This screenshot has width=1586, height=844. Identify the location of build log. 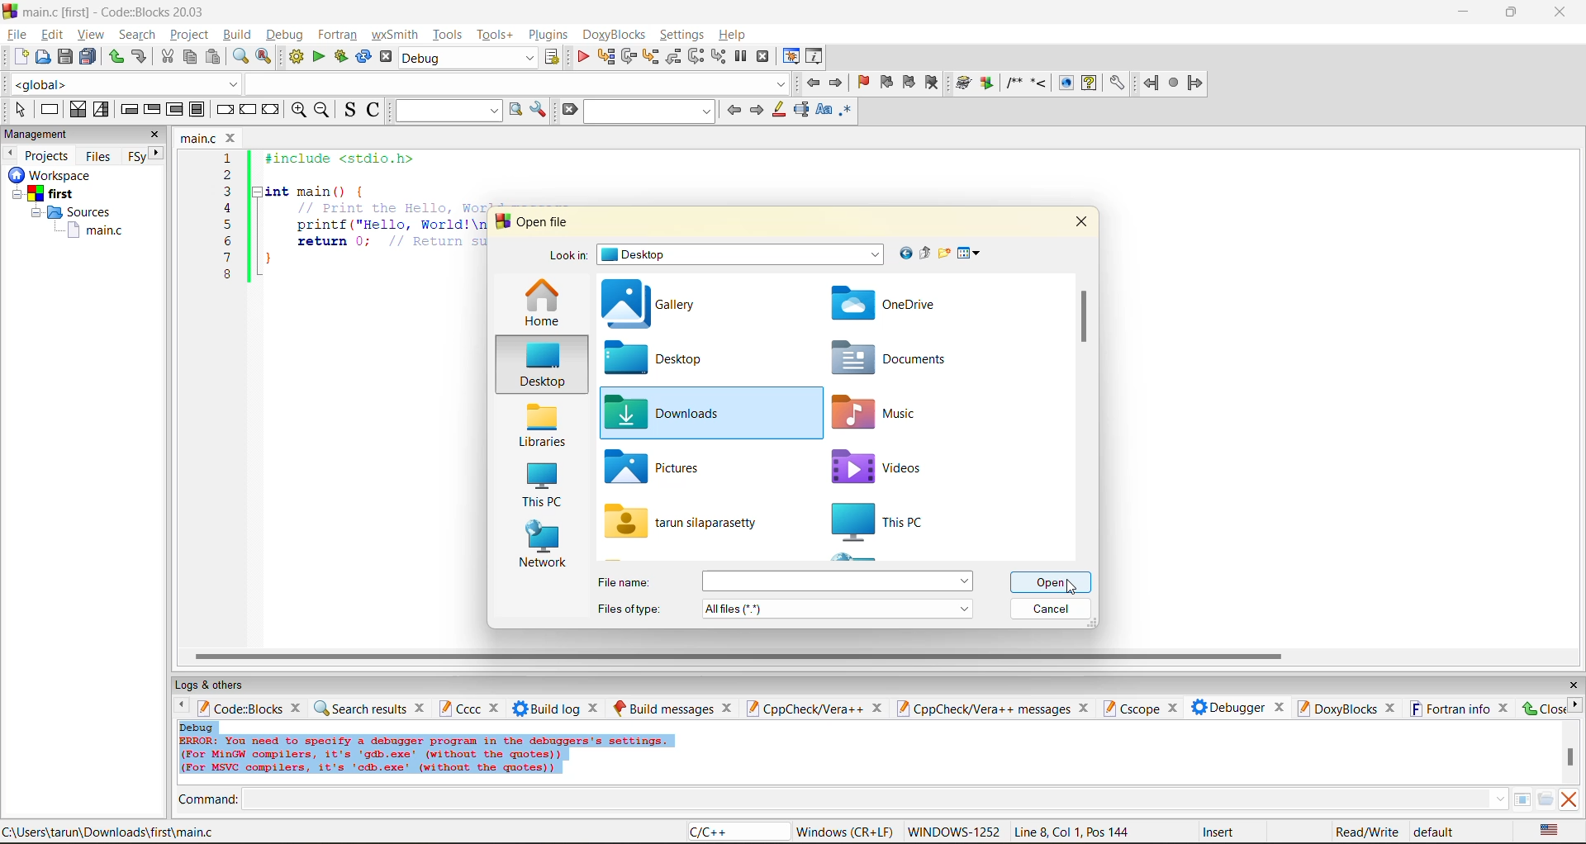
(547, 709).